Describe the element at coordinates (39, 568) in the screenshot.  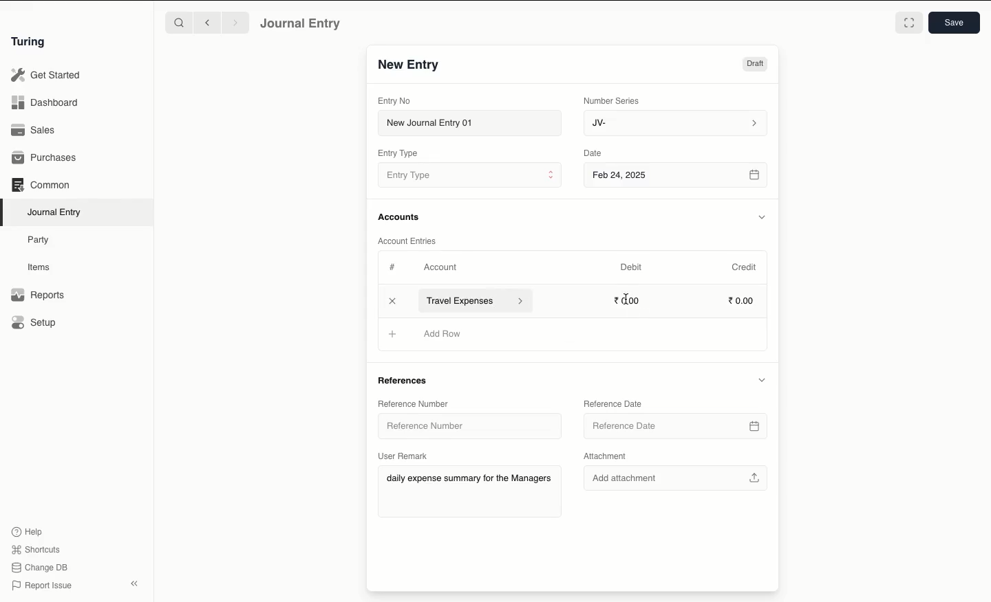
I see `Change DB` at that location.